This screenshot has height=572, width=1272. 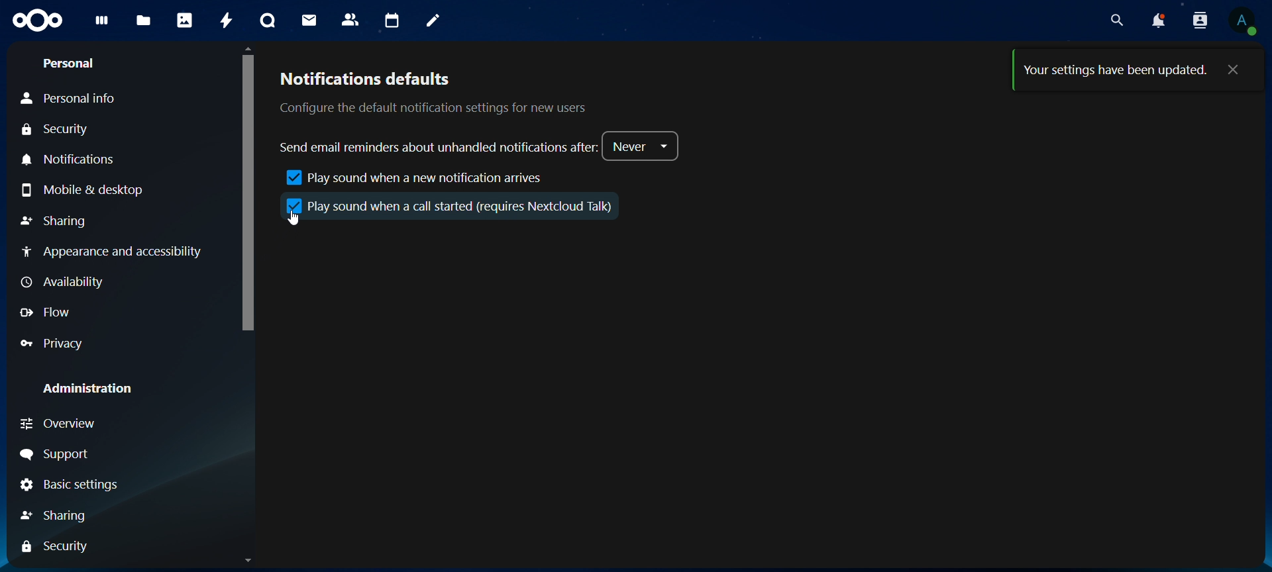 I want to click on search, so click(x=1118, y=20).